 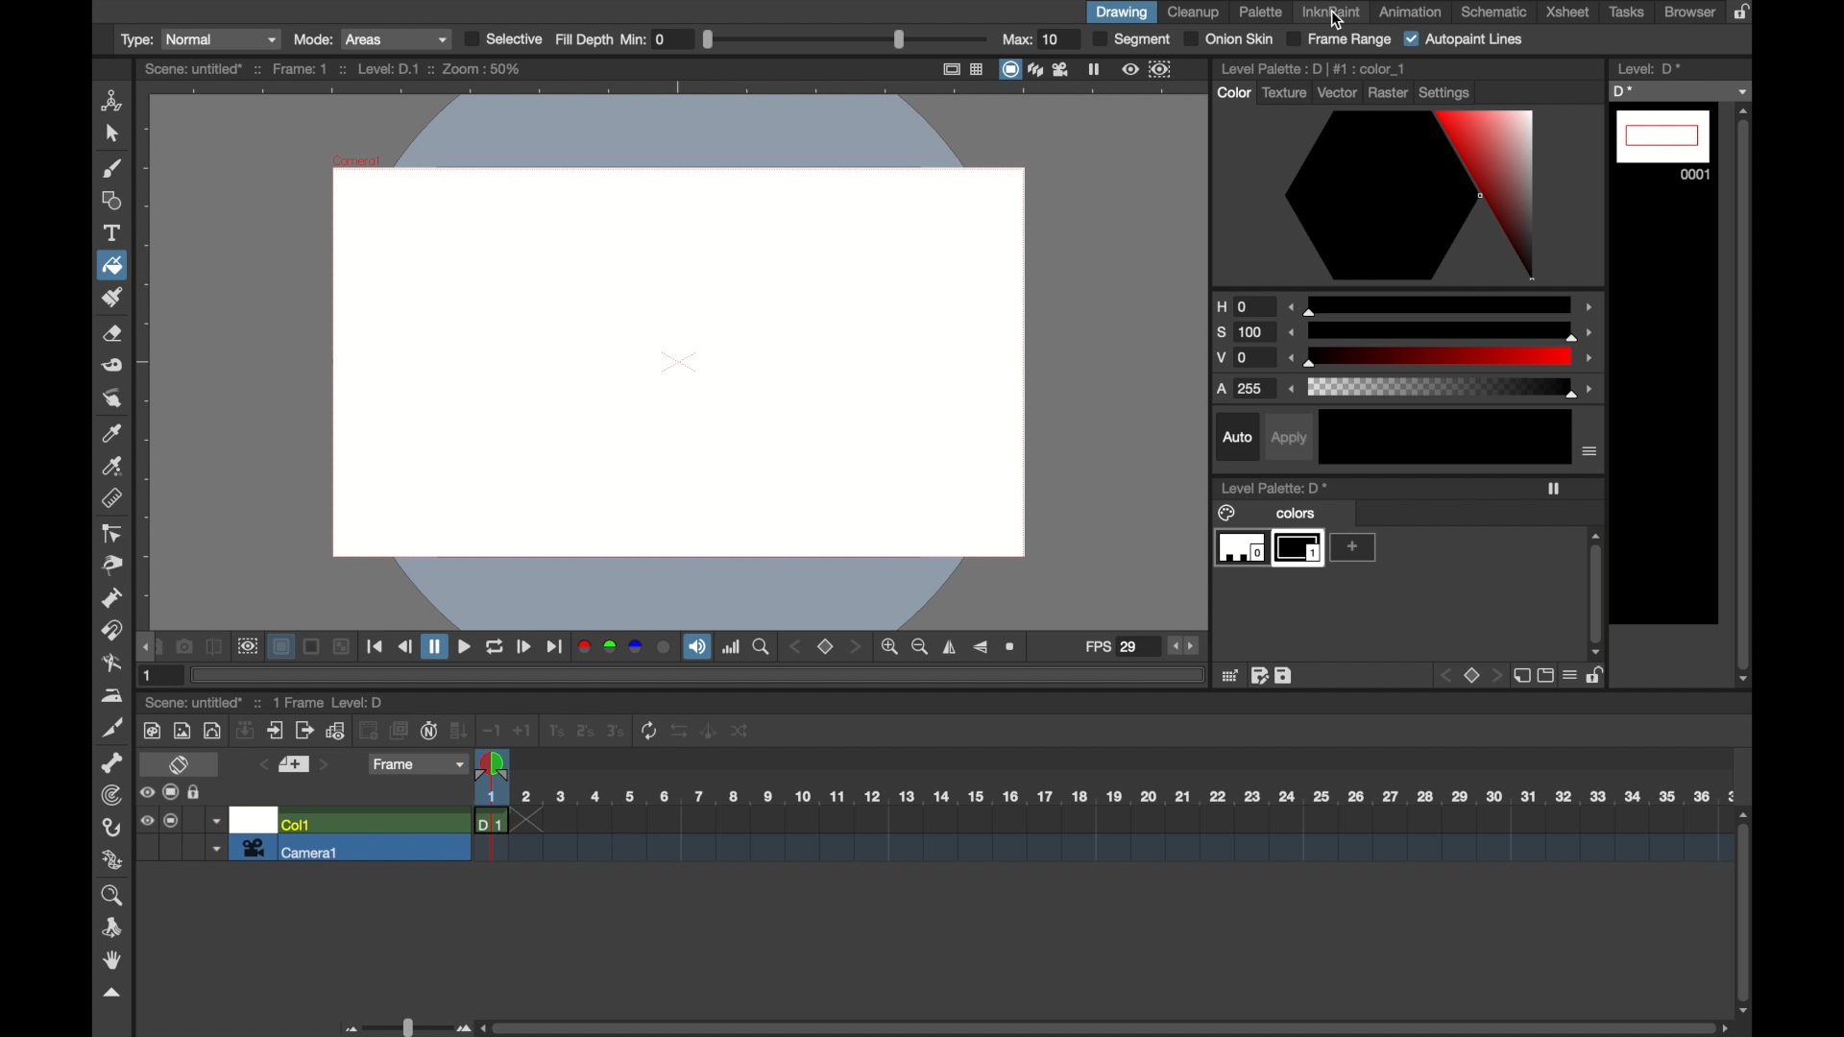 I want to click on film, so click(x=1062, y=69).